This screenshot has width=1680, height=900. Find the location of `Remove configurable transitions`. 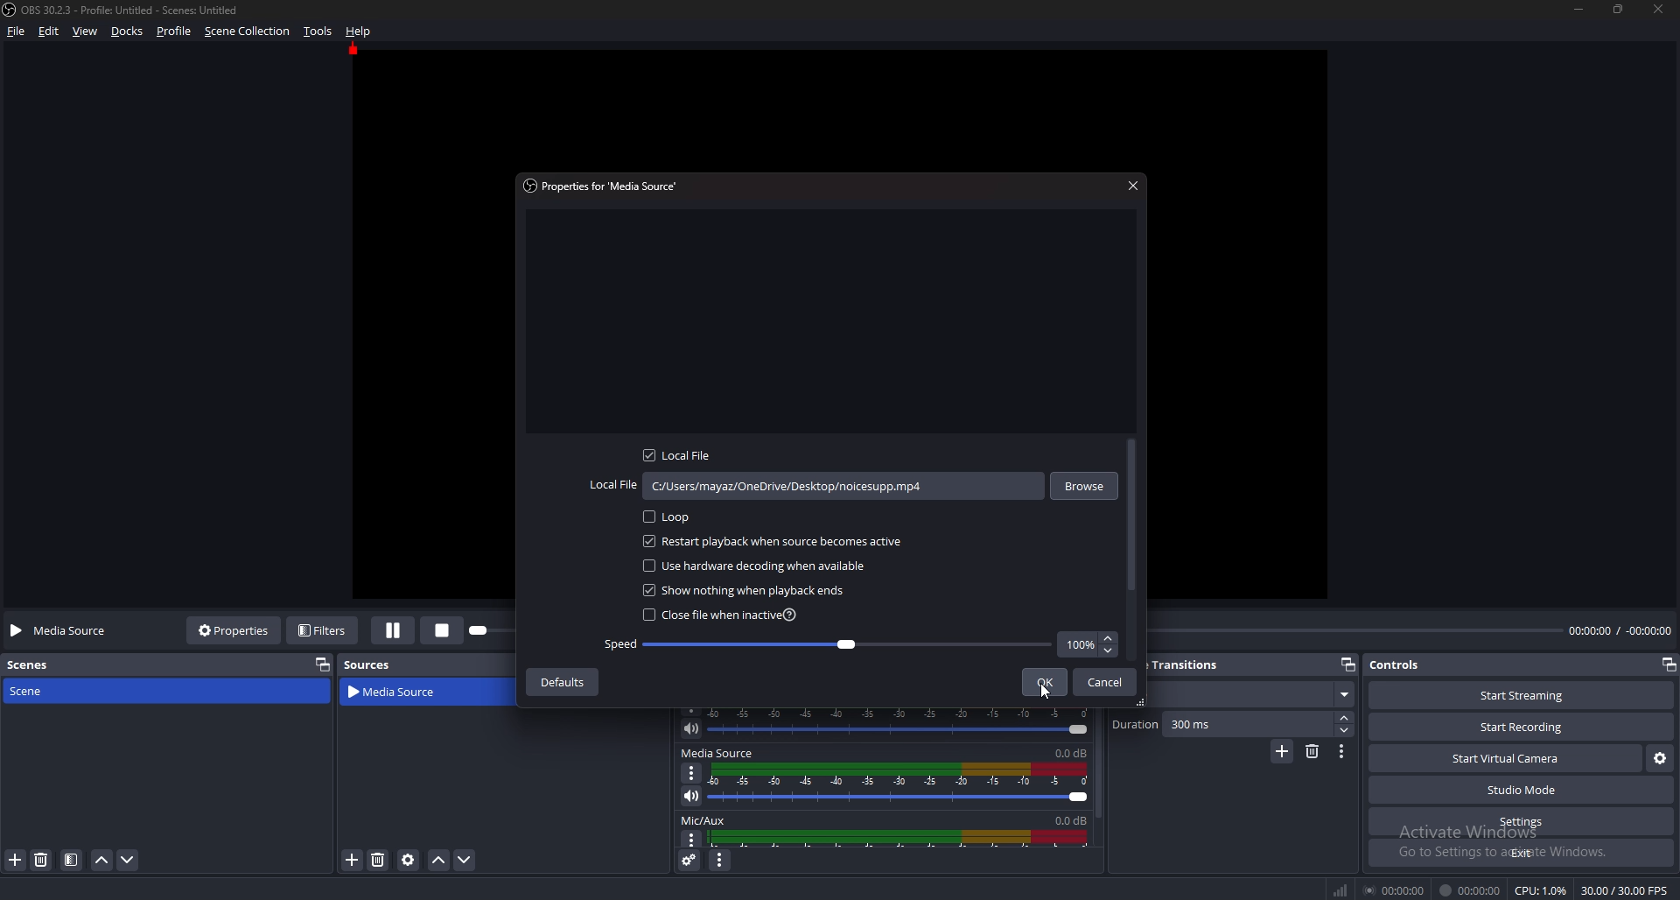

Remove configurable transitions is located at coordinates (1313, 750).